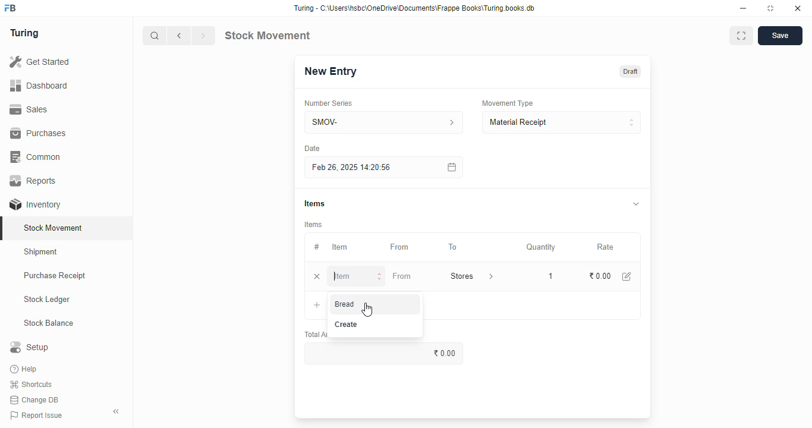  What do you see at coordinates (38, 133) in the screenshot?
I see `purchases` at bounding box center [38, 133].